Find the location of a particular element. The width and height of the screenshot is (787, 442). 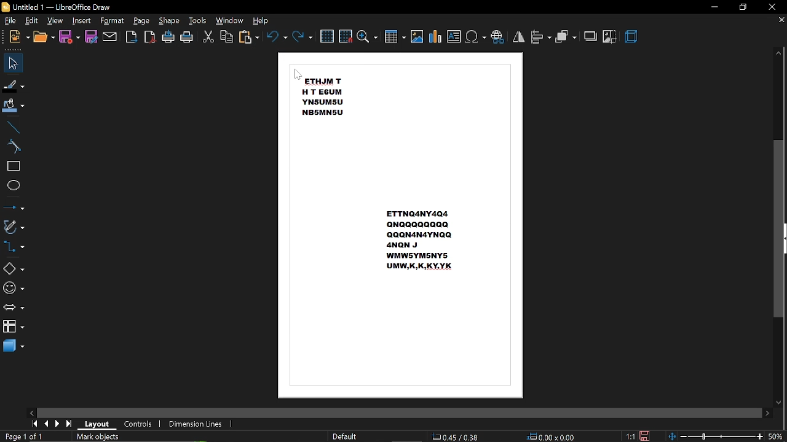

fill color is located at coordinates (15, 106).